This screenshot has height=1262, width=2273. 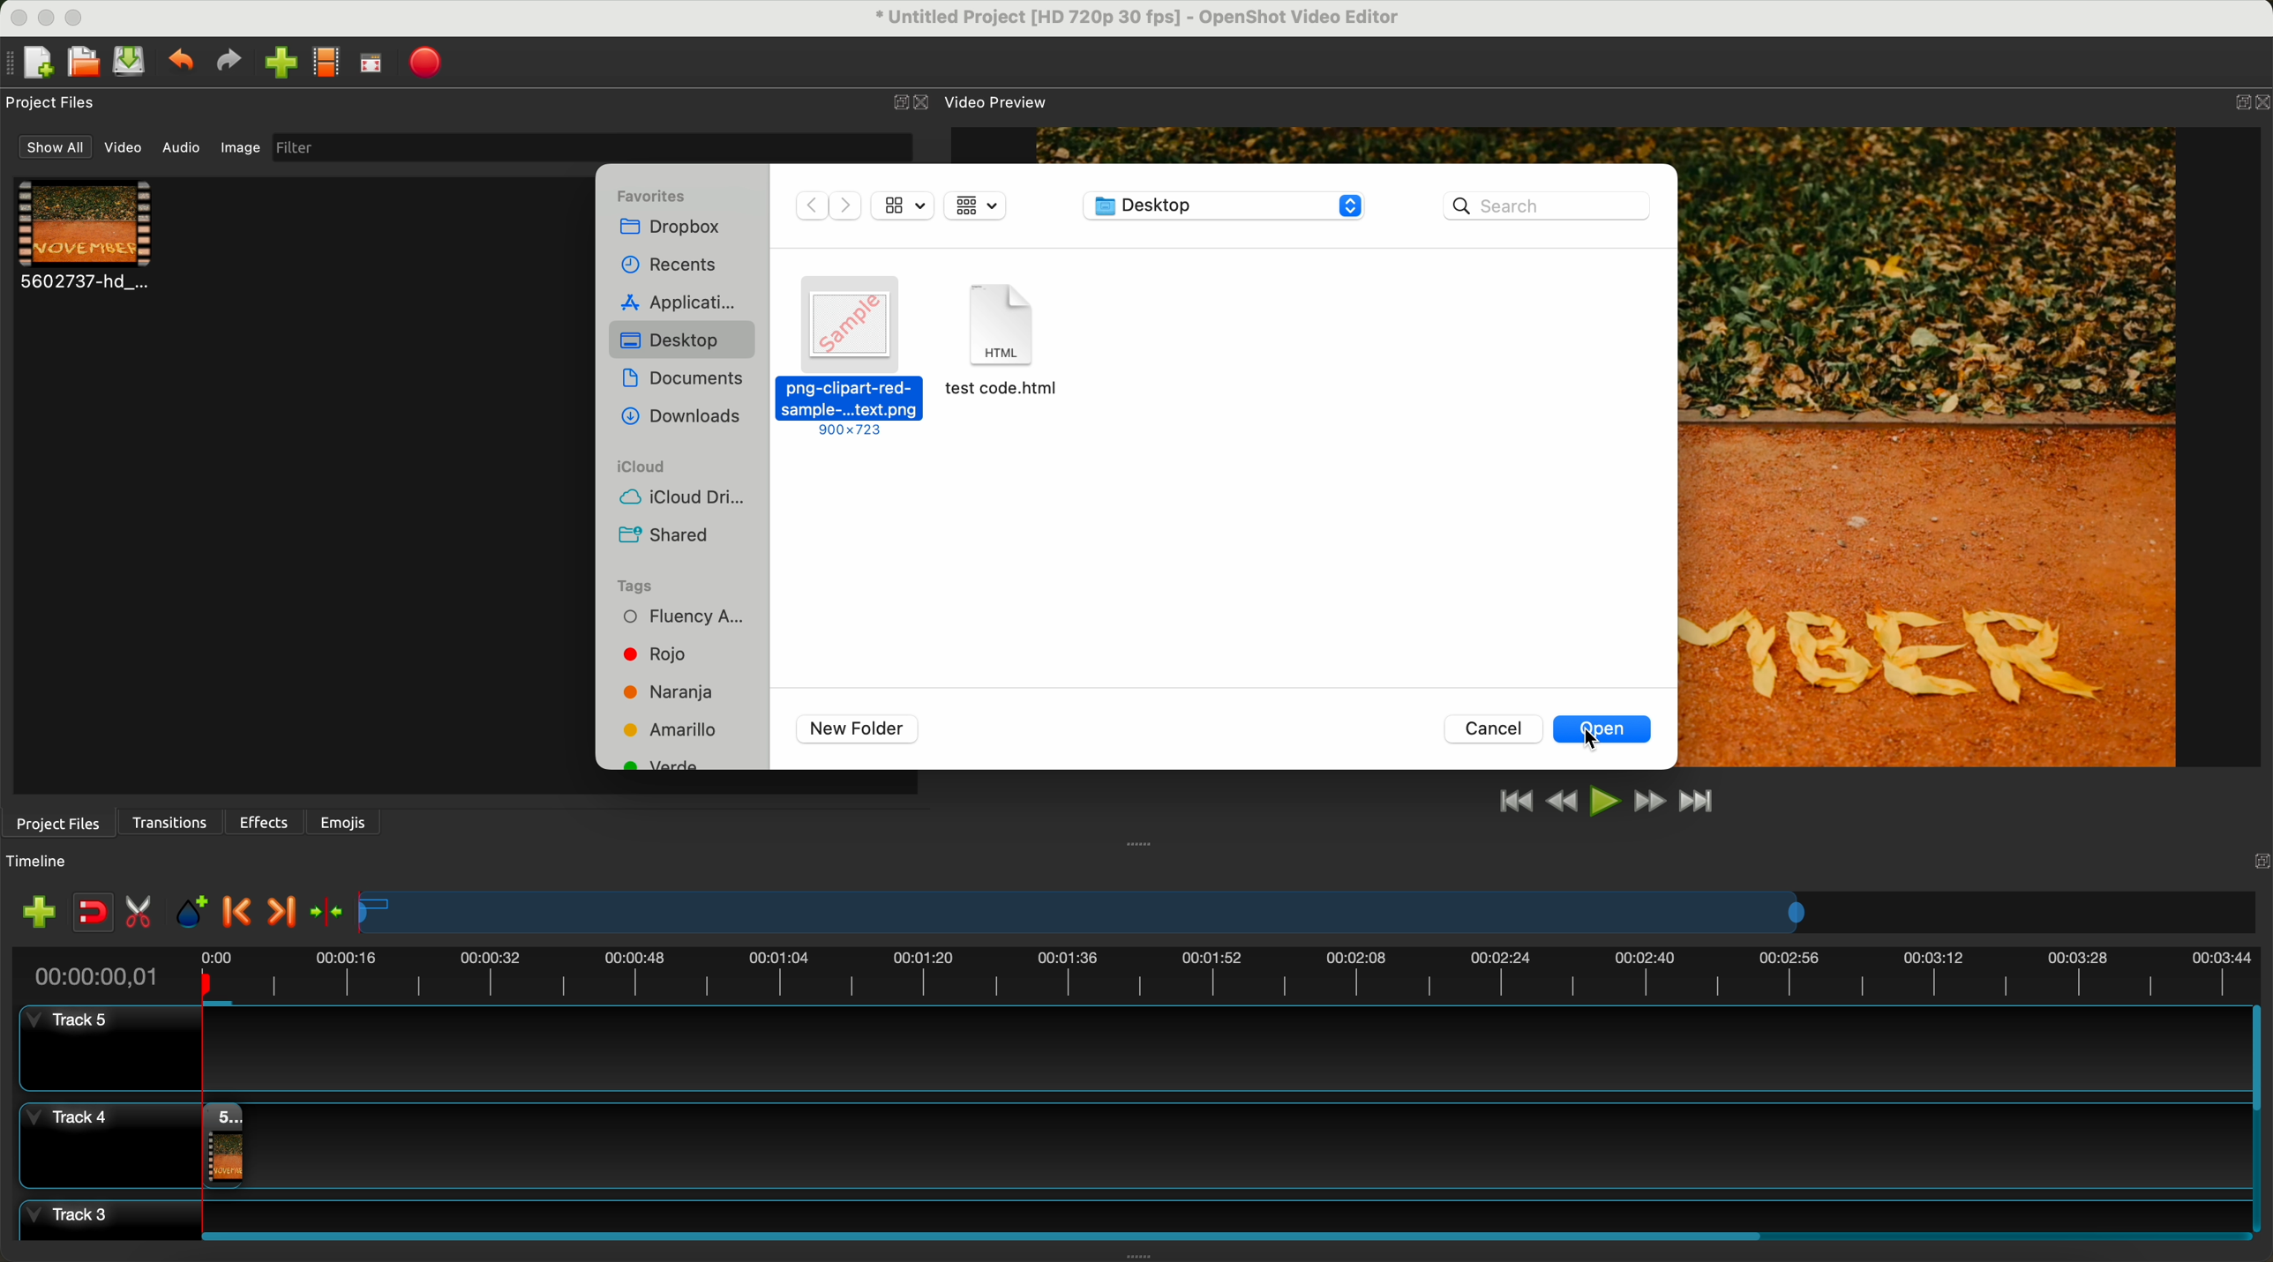 What do you see at coordinates (1608, 729) in the screenshot?
I see `disable open button` at bounding box center [1608, 729].